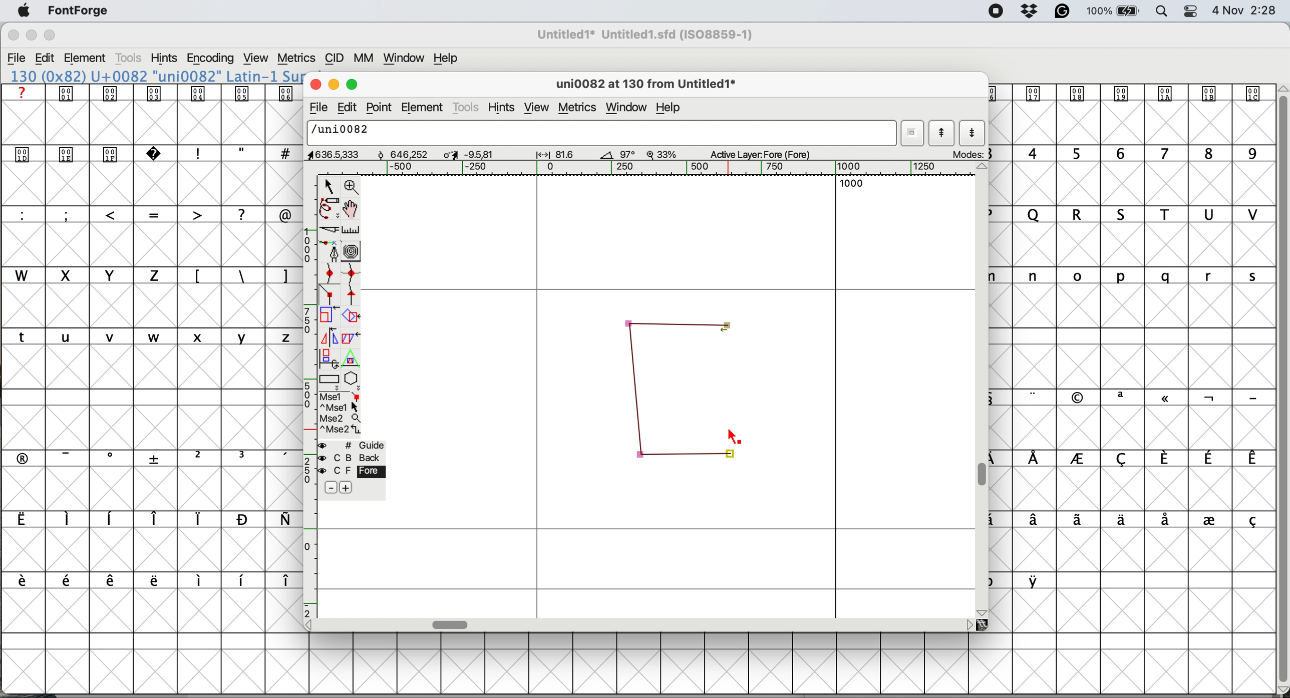  What do you see at coordinates (943, 132) in the screenshot?
I see `show previous letter` at bounding box center [943, 132].